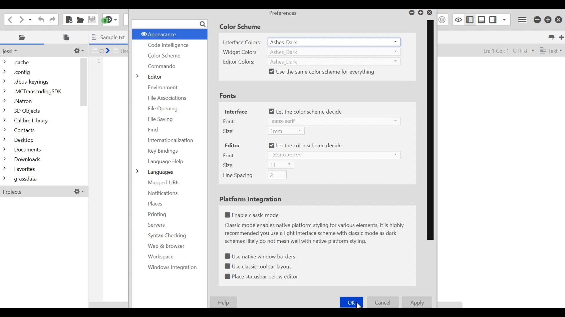 The height and width of the screenshot is (317, 565). I want to click on (un)select Use Classic toolbar layout, so click(259, 266).